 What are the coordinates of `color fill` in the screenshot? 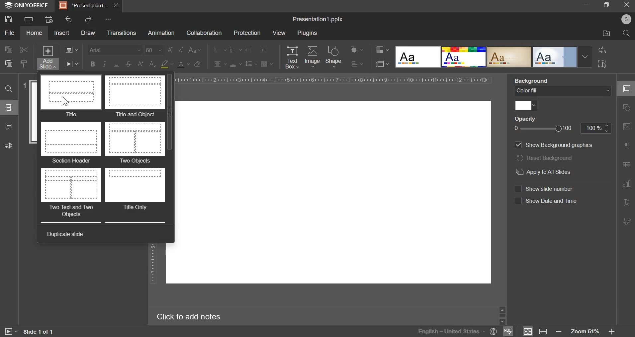 It's located at (525, 105).